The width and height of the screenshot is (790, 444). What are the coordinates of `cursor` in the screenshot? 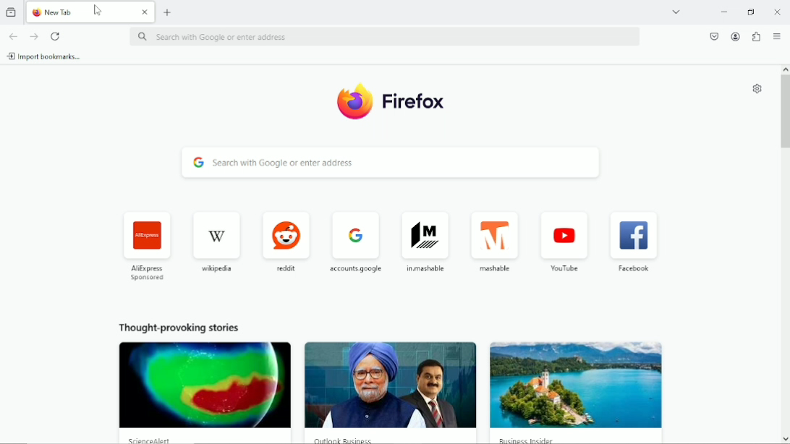 It's located at (99, 12).